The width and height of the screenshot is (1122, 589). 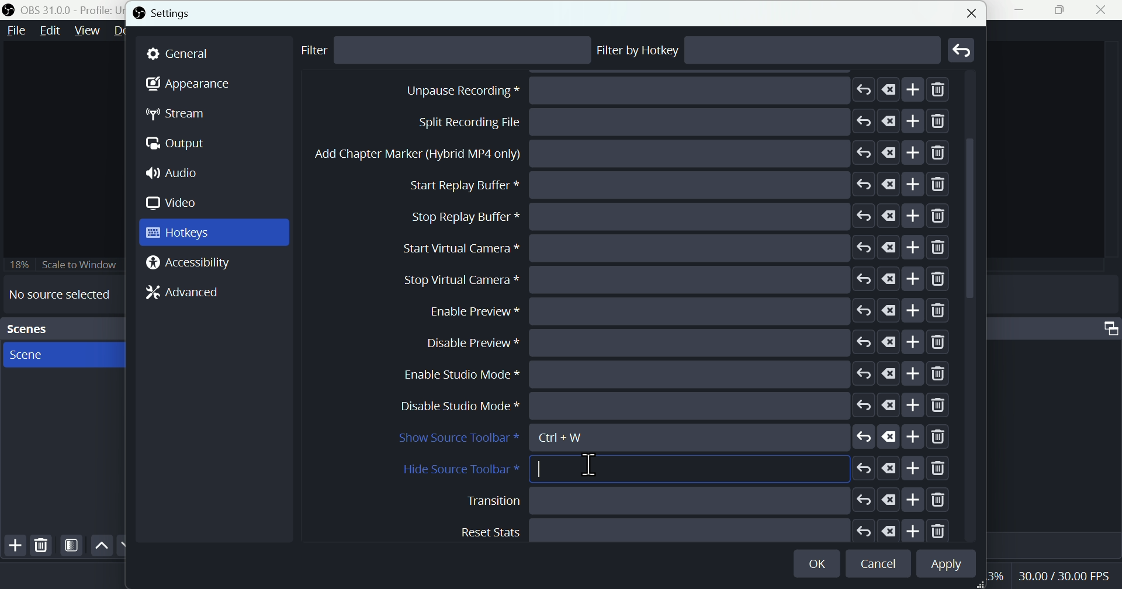 What do you see at coordinates (572, 436) in the screenshot?
I see `CTRL+W` at bounding box center [572, 436].